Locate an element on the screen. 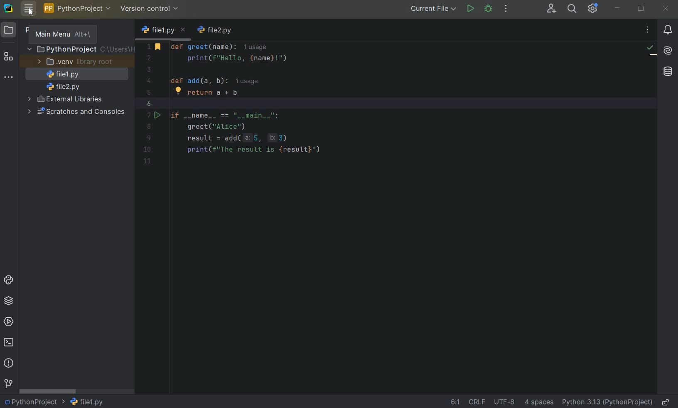 The height and width of the screenshot is (408, 678). external libraries is located at coordinates (65, 101).